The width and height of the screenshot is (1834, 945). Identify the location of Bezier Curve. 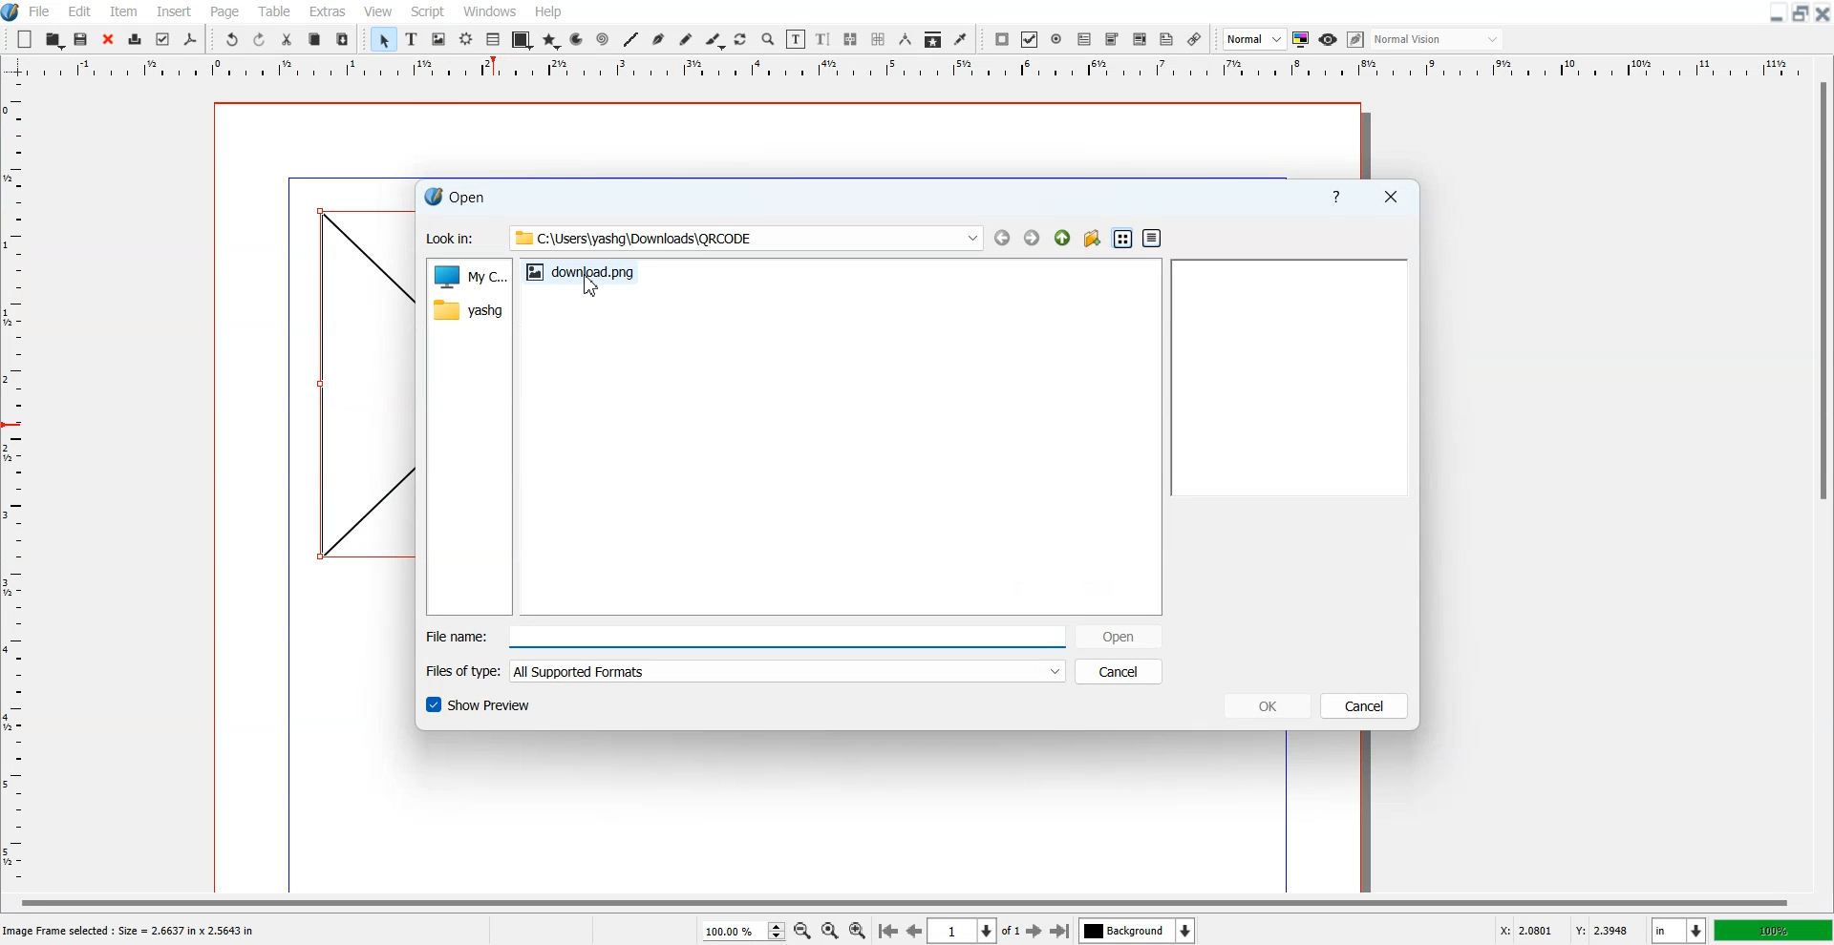
(658, 39).